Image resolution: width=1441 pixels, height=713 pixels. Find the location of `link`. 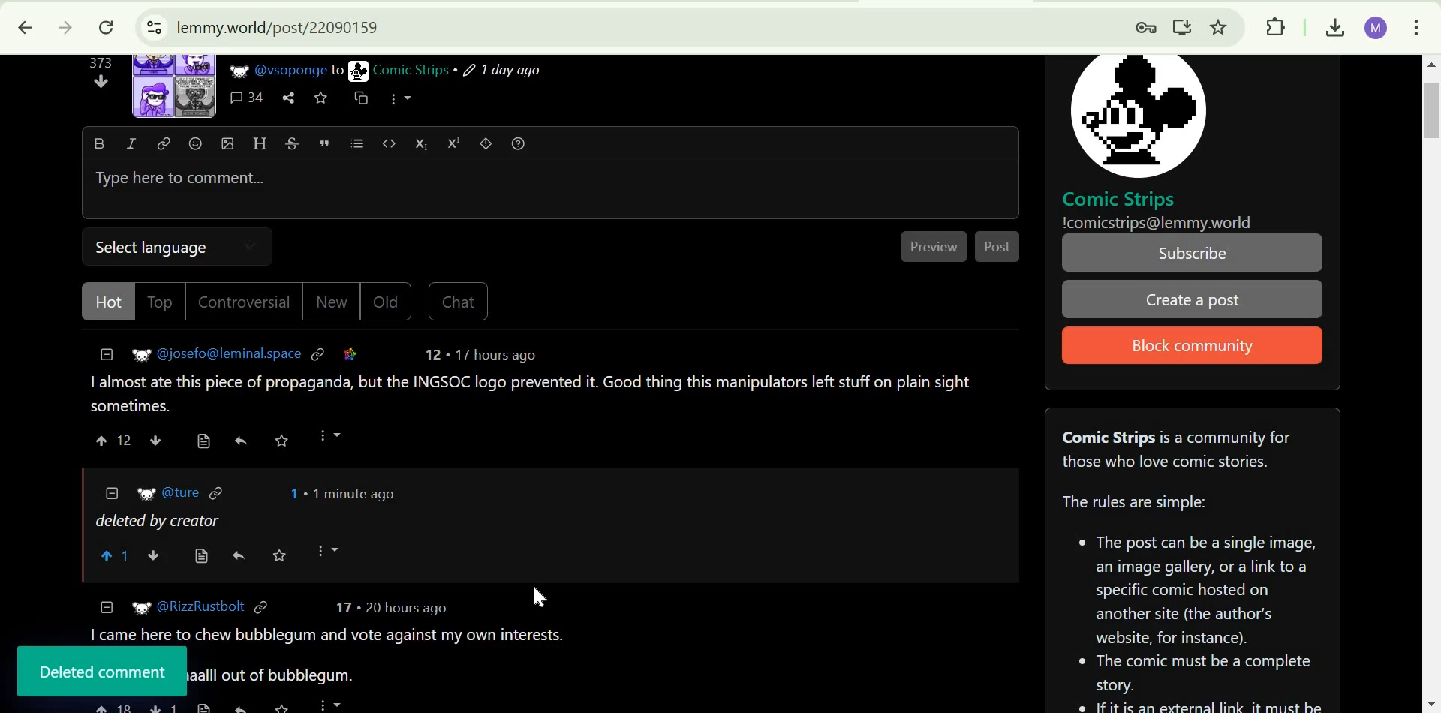

link is located at coordinates (319, 353).